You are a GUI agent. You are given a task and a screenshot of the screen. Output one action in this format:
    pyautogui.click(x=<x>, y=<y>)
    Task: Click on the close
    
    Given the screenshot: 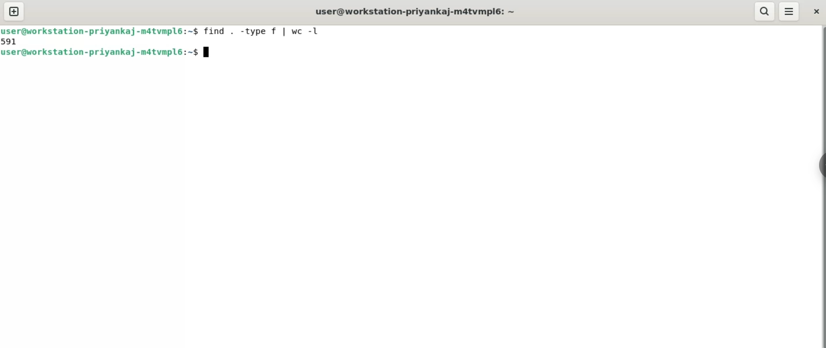 What is the action you would take?
    pyautogui.click(x=816, y=12)
    